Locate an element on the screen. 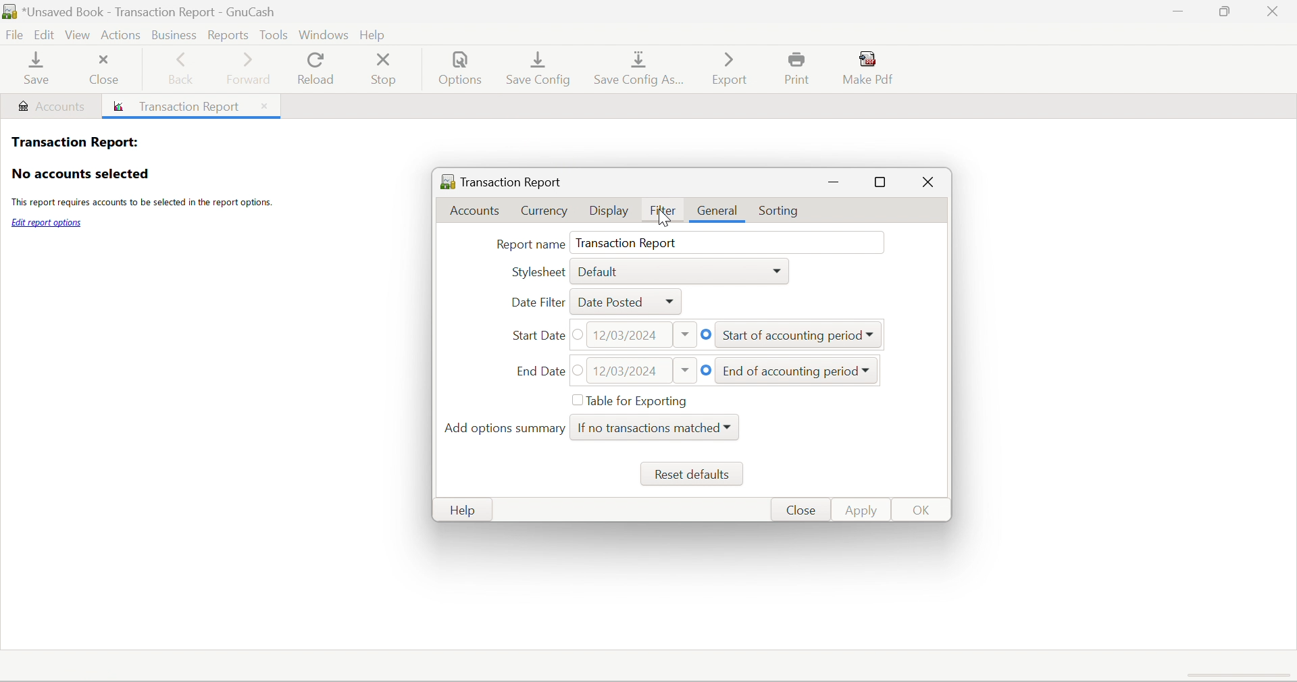  Make Pdf is located at coordinates (872, 68).